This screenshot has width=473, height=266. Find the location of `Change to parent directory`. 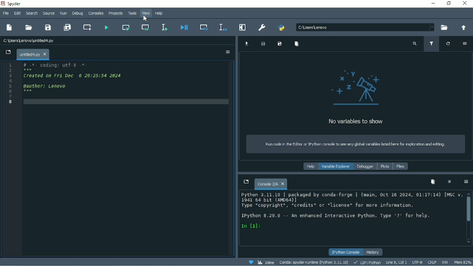

Change to parent directory is located at coordinates (463, 28).